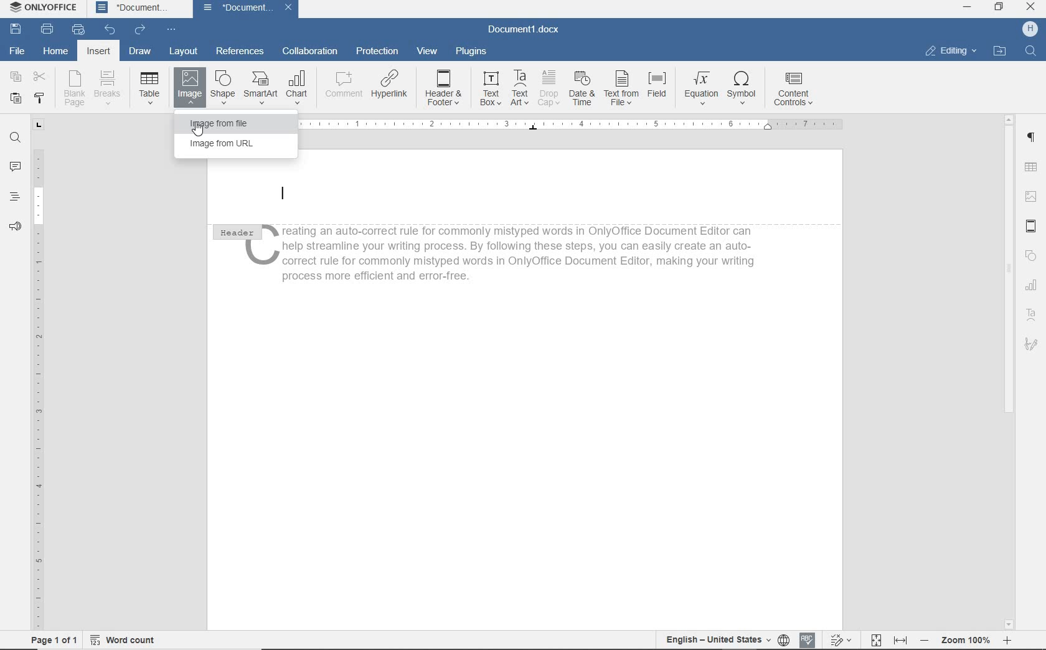 The width and height of the screenshot is (1046, 650). What do you see at coordinates (699, 90) in the screenshot?
I see `EQUATION` at bounding box center [699, 90].